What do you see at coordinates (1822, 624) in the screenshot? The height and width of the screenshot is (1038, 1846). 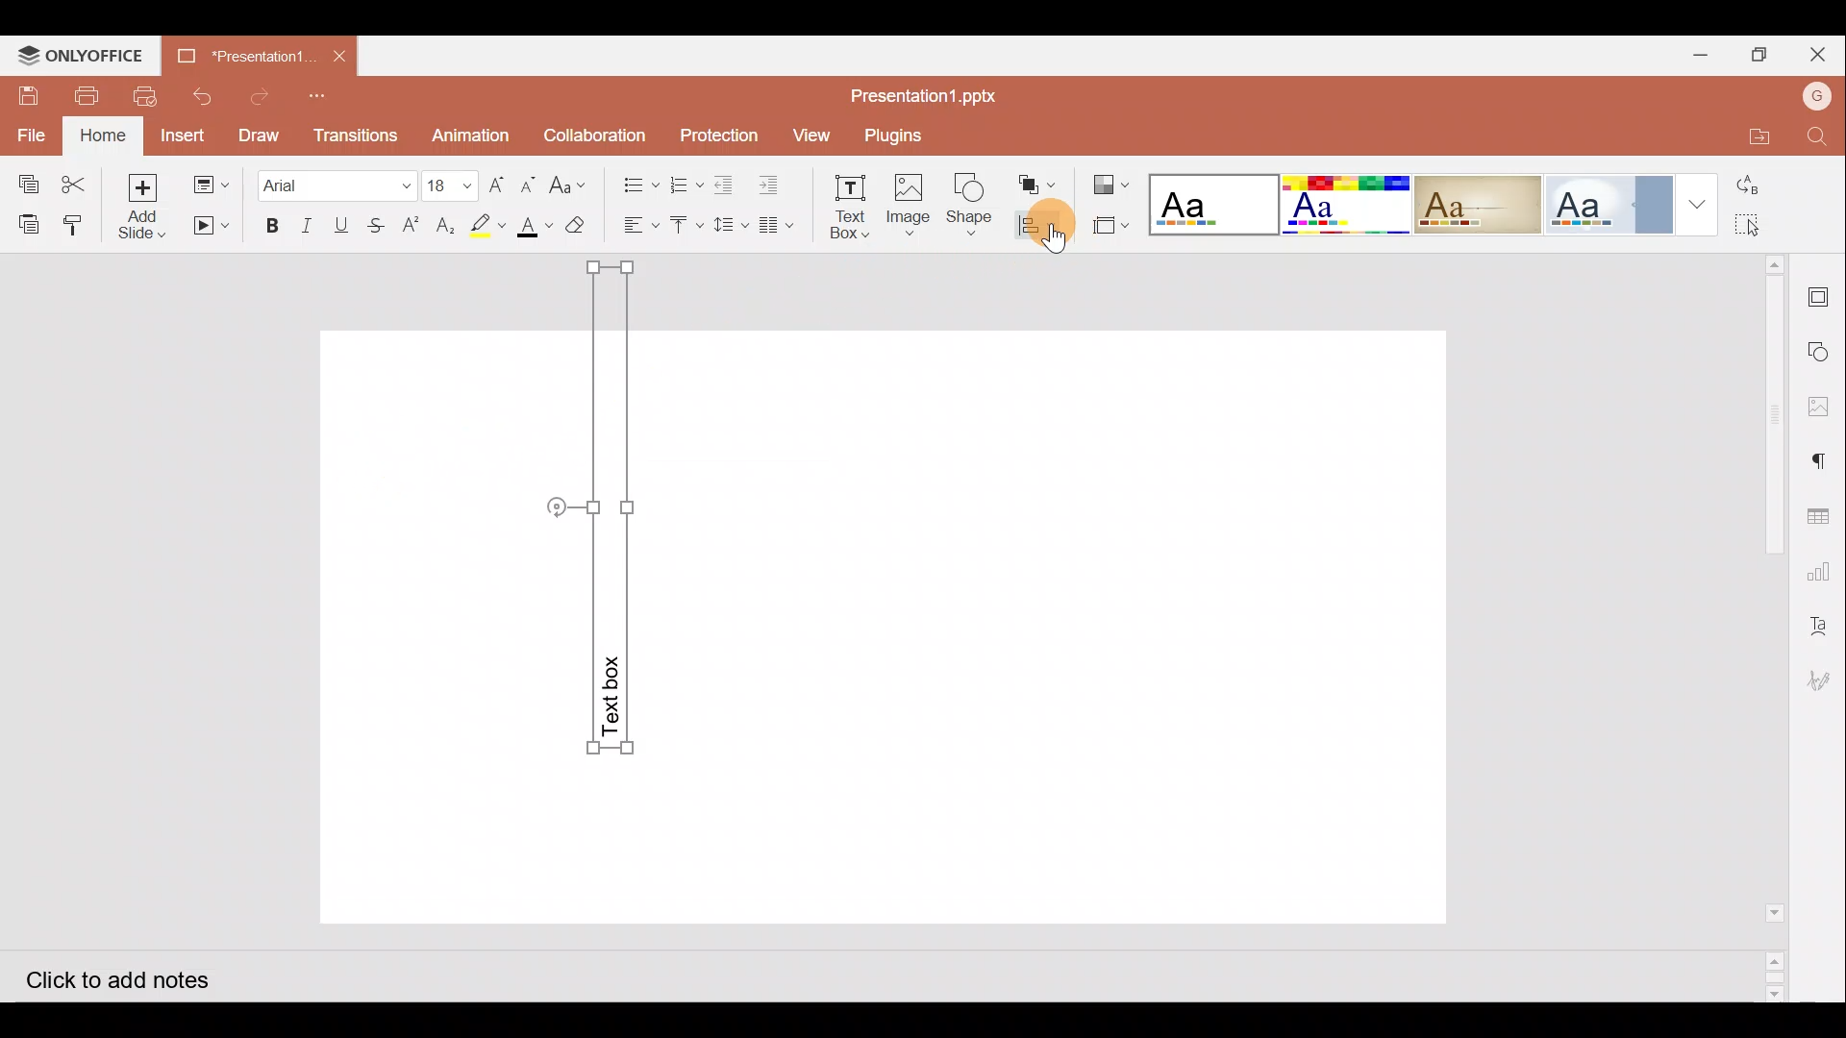 I see `Text Art settings` at bounding box center [1822, 624].